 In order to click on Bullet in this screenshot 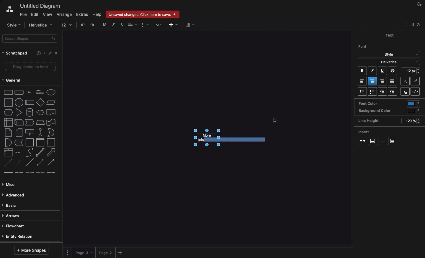, I will do `click(372, 92)`.